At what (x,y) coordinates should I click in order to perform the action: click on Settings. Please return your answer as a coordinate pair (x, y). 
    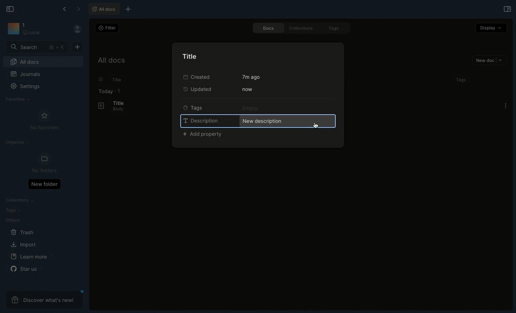
    Looking at the image, I should click on (29, 89).